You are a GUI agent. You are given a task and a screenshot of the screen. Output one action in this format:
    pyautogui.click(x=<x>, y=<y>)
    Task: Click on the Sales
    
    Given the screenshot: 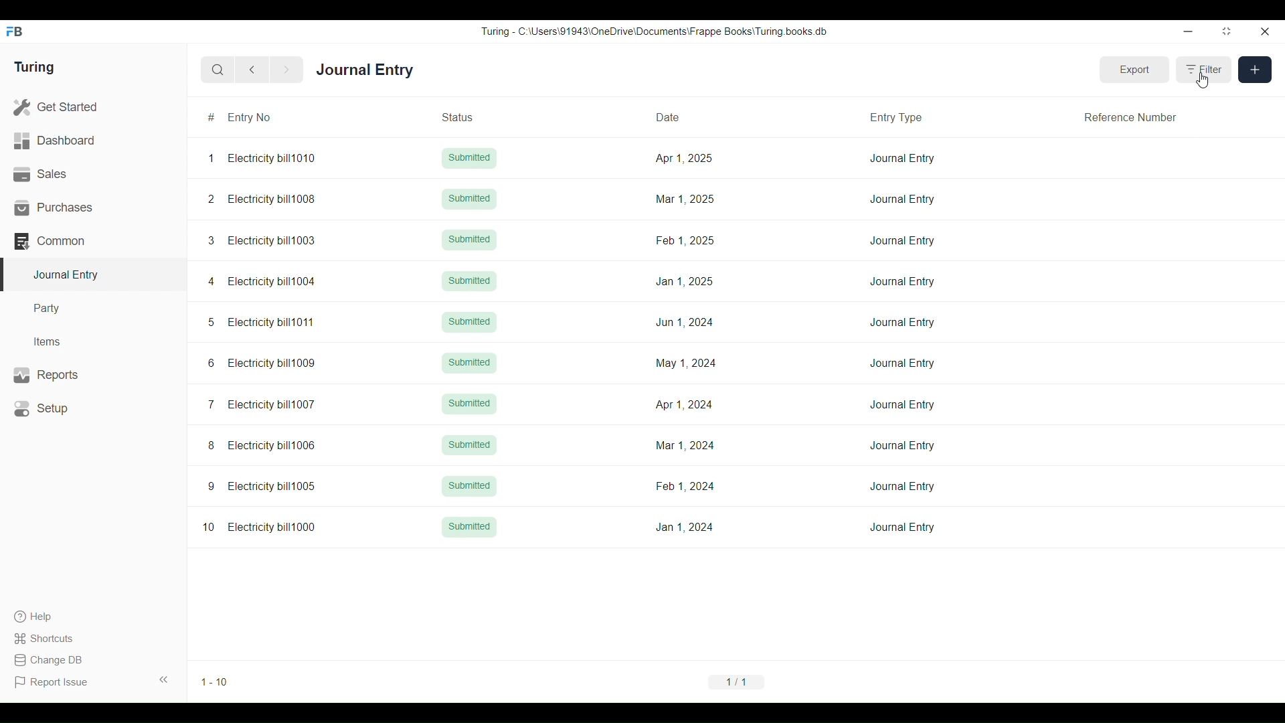 What is the action you would take?
    pyautogui.click(x=93, y=174)
    